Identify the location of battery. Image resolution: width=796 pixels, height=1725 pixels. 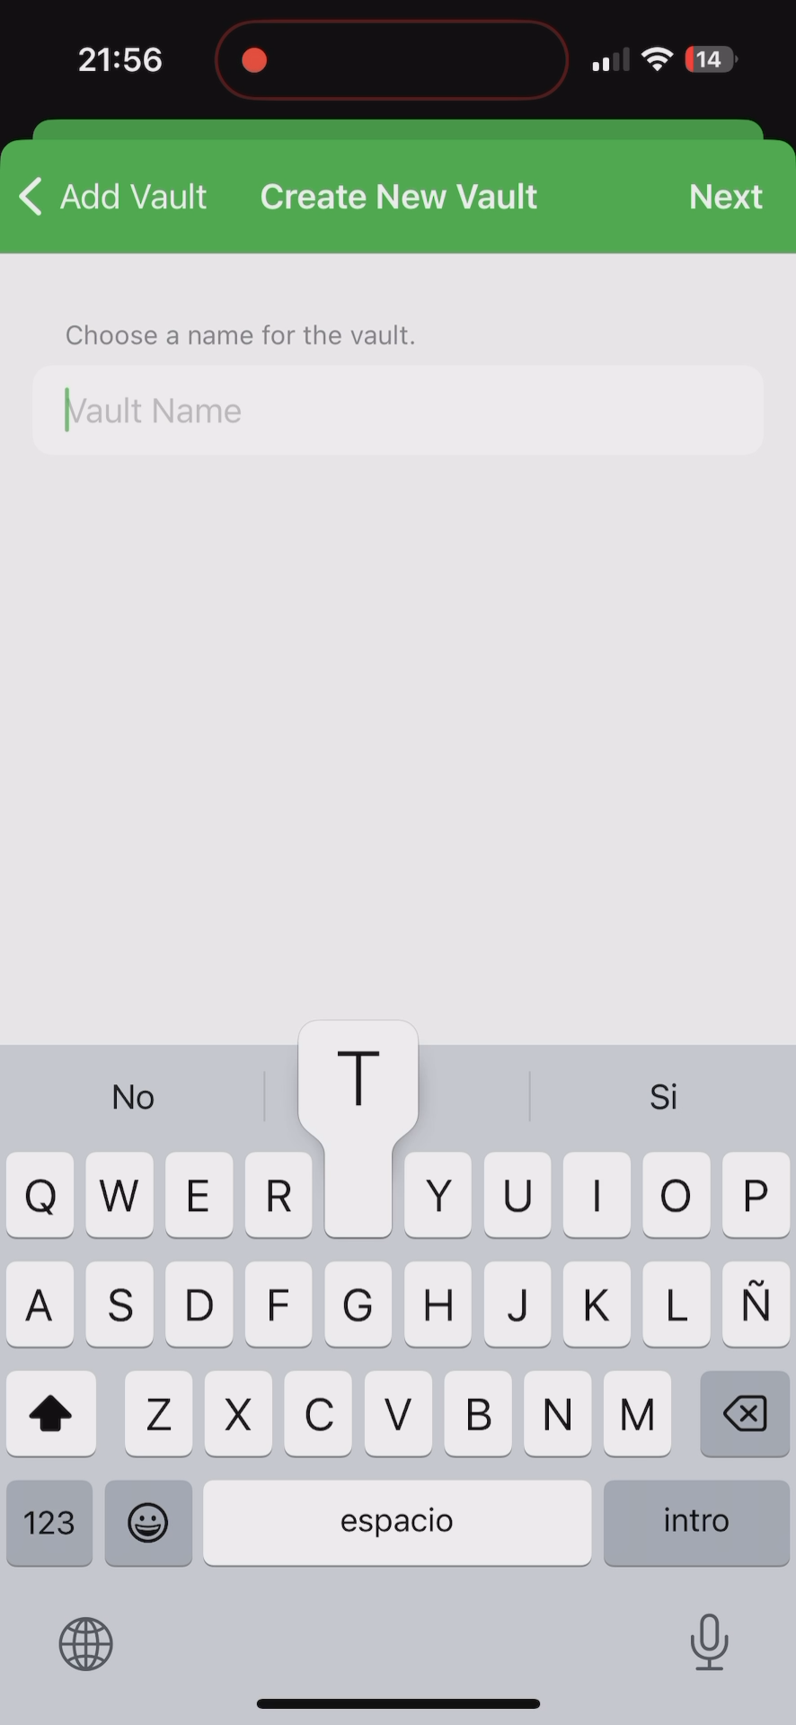
(711, 62).